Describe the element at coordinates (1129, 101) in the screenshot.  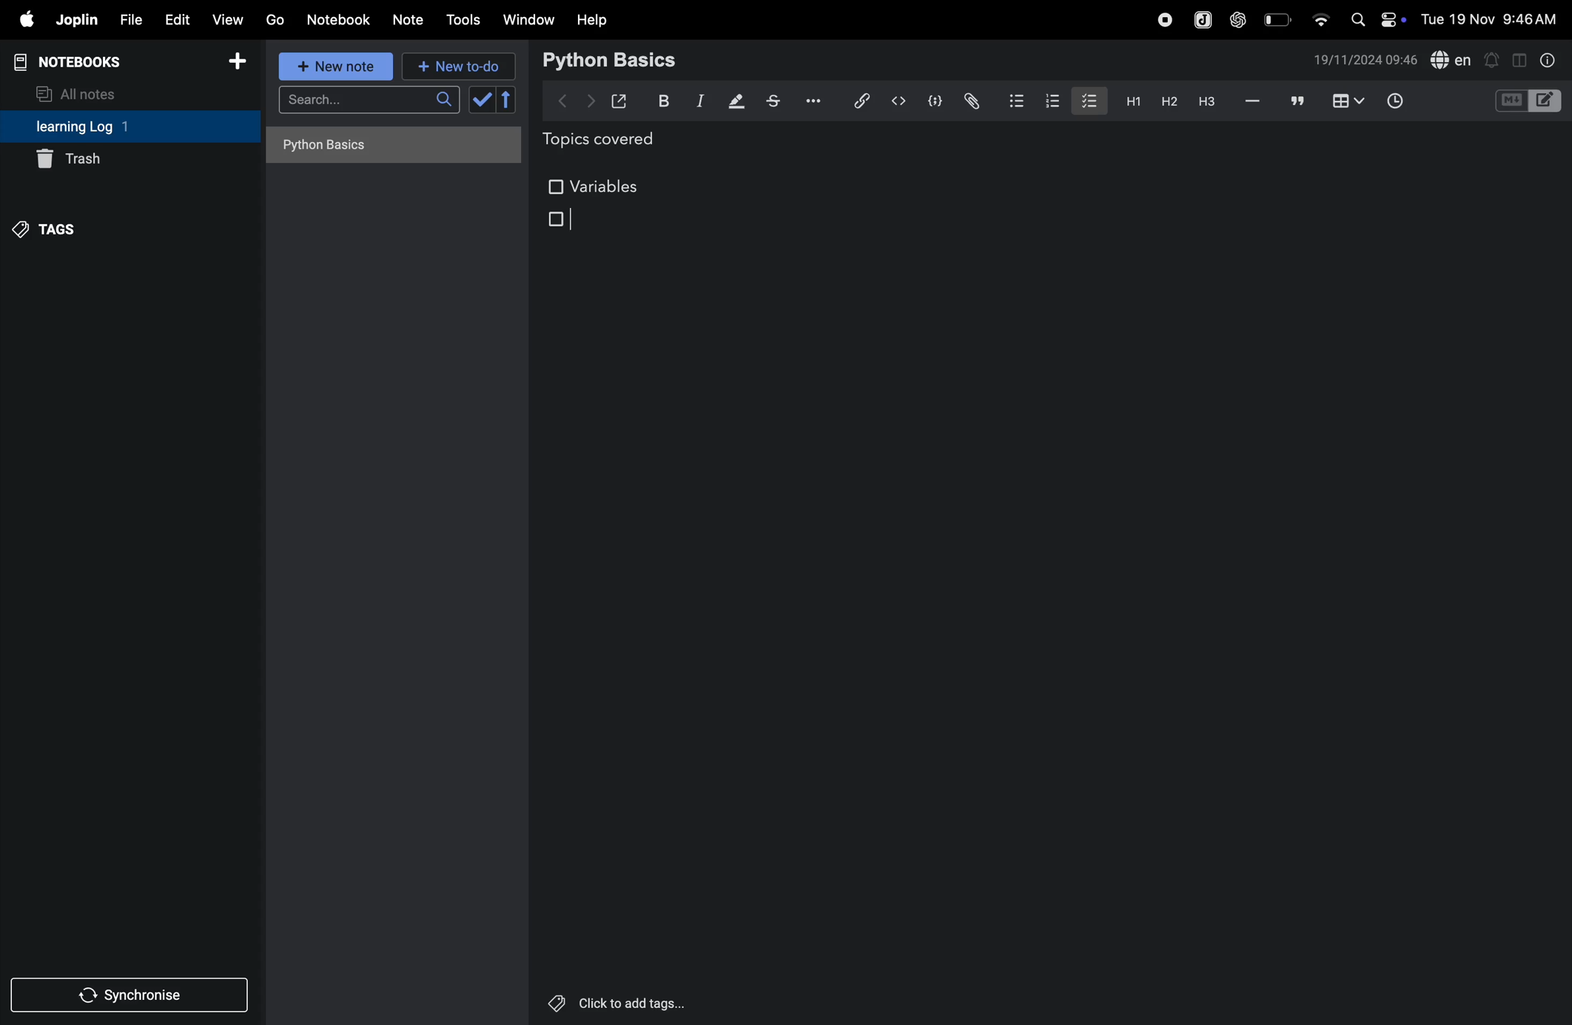
I see `h1` at that location.